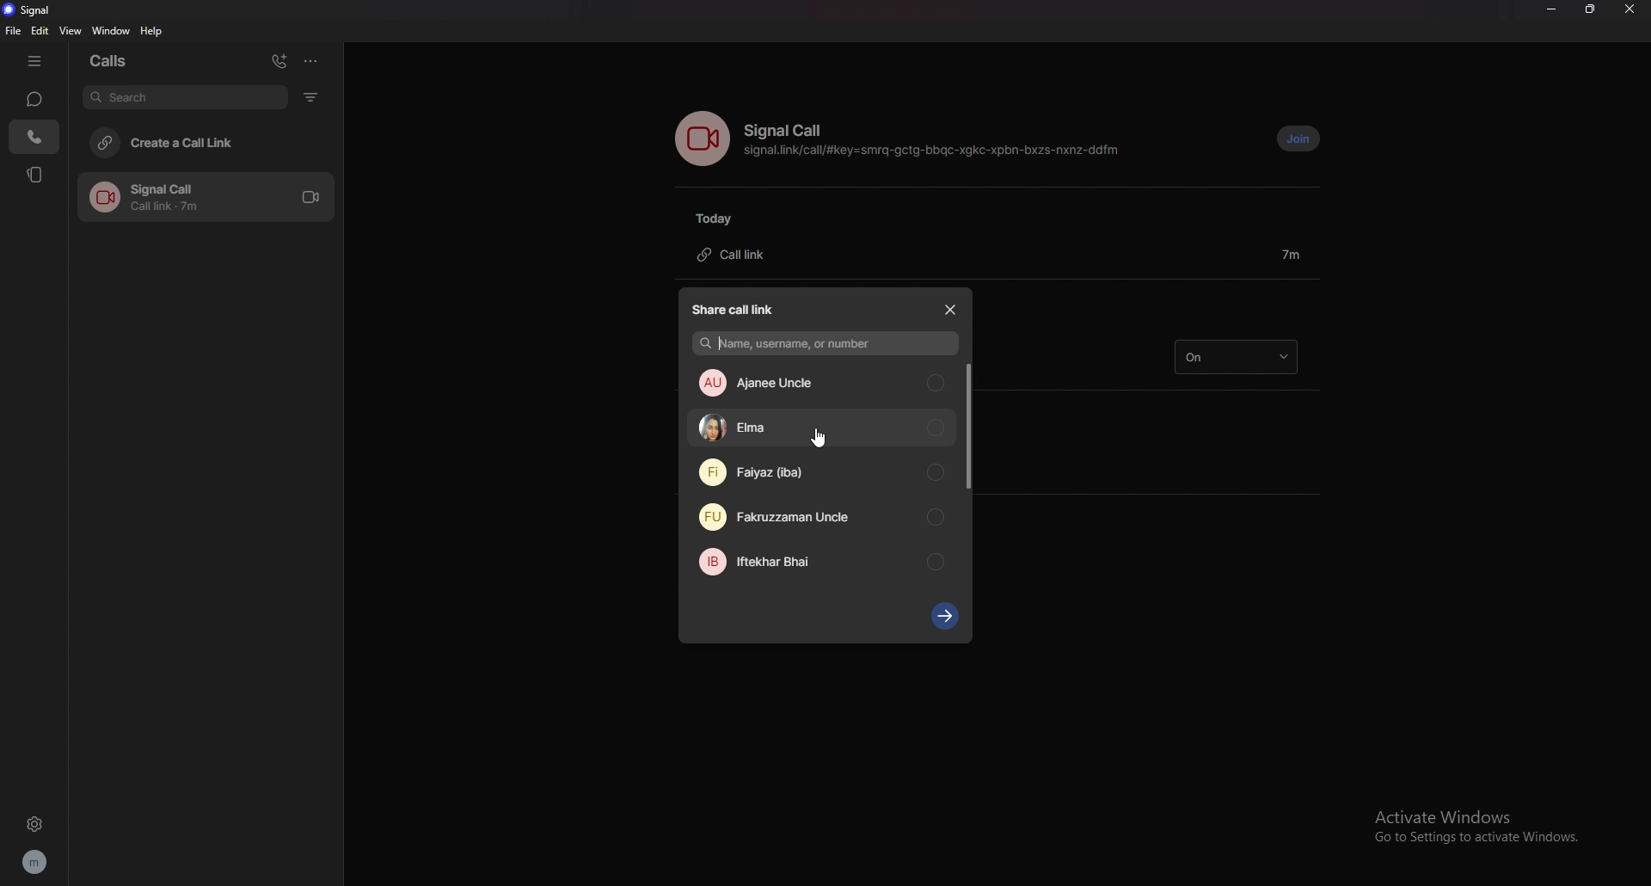  Describe the element at coordinates (37, 174) in the screenshot. I see `stories` at that location.